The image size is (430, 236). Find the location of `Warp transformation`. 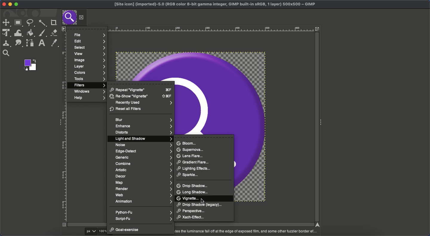

Warp transformation is located at coordinates (19, 33).